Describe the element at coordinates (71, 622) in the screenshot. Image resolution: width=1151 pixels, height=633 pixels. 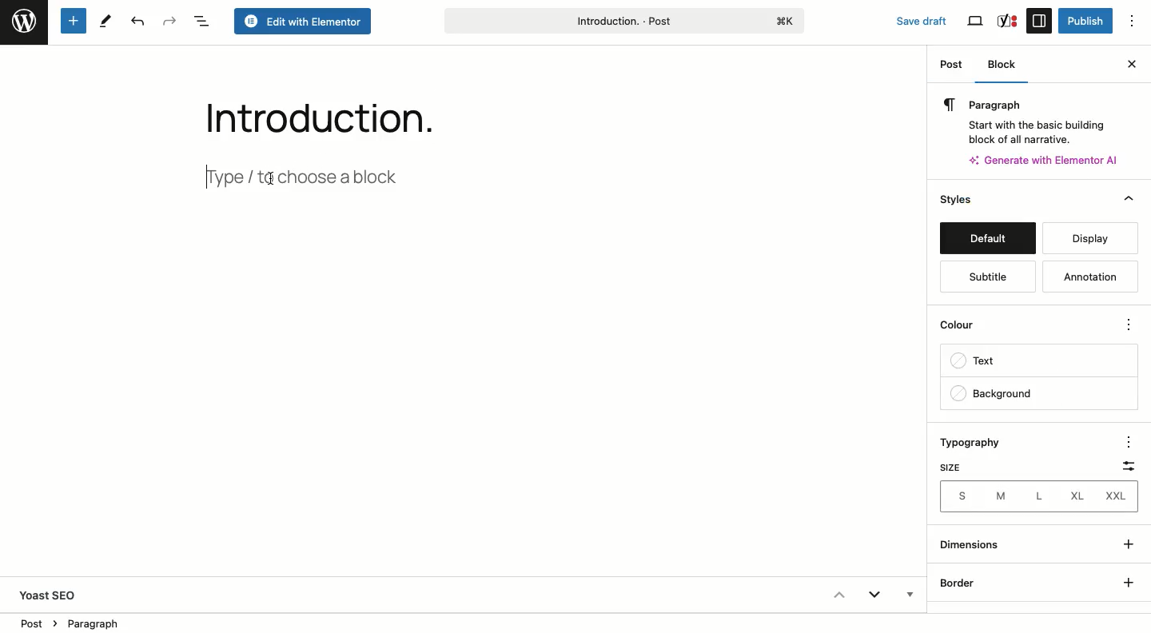
I see `Post > Paragraph` at that location.